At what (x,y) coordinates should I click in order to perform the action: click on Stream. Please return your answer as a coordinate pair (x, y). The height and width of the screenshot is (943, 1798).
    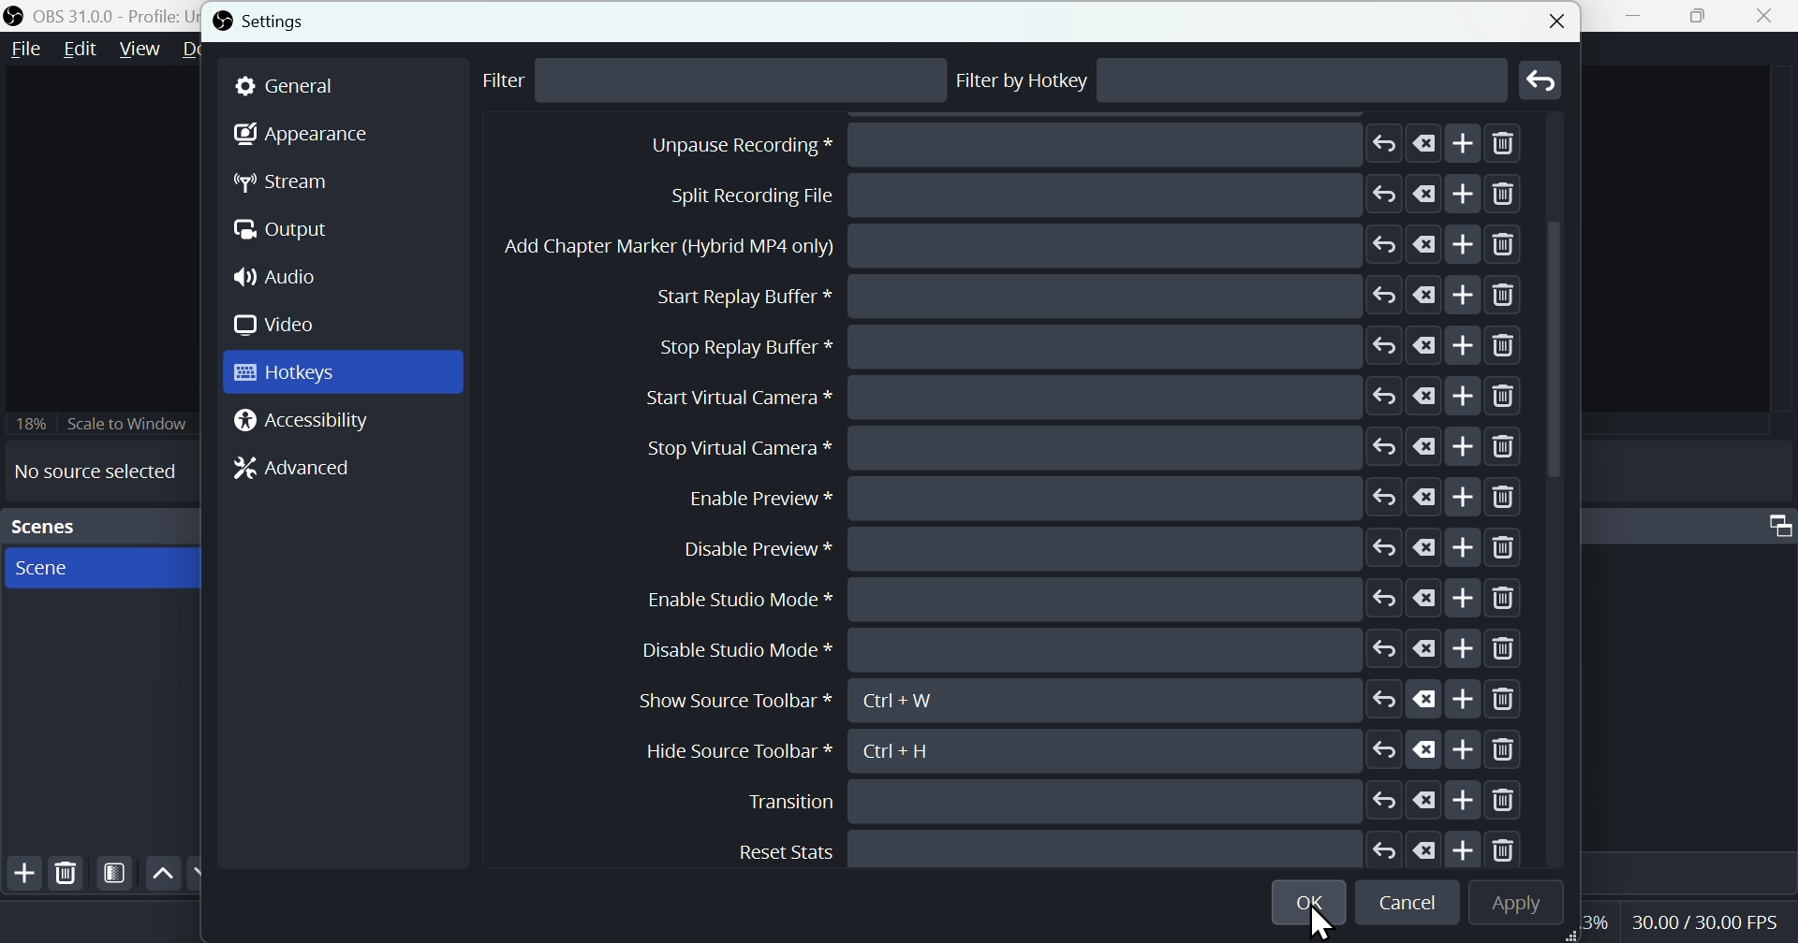
    Looking at the image, I should click on (297, 182).